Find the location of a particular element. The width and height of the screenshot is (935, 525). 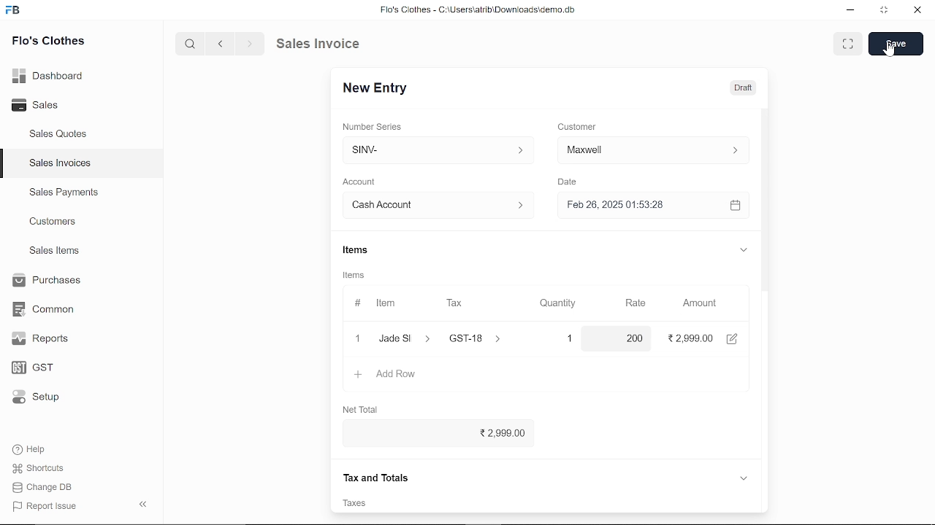

Item is located at coordinates (378, 304).